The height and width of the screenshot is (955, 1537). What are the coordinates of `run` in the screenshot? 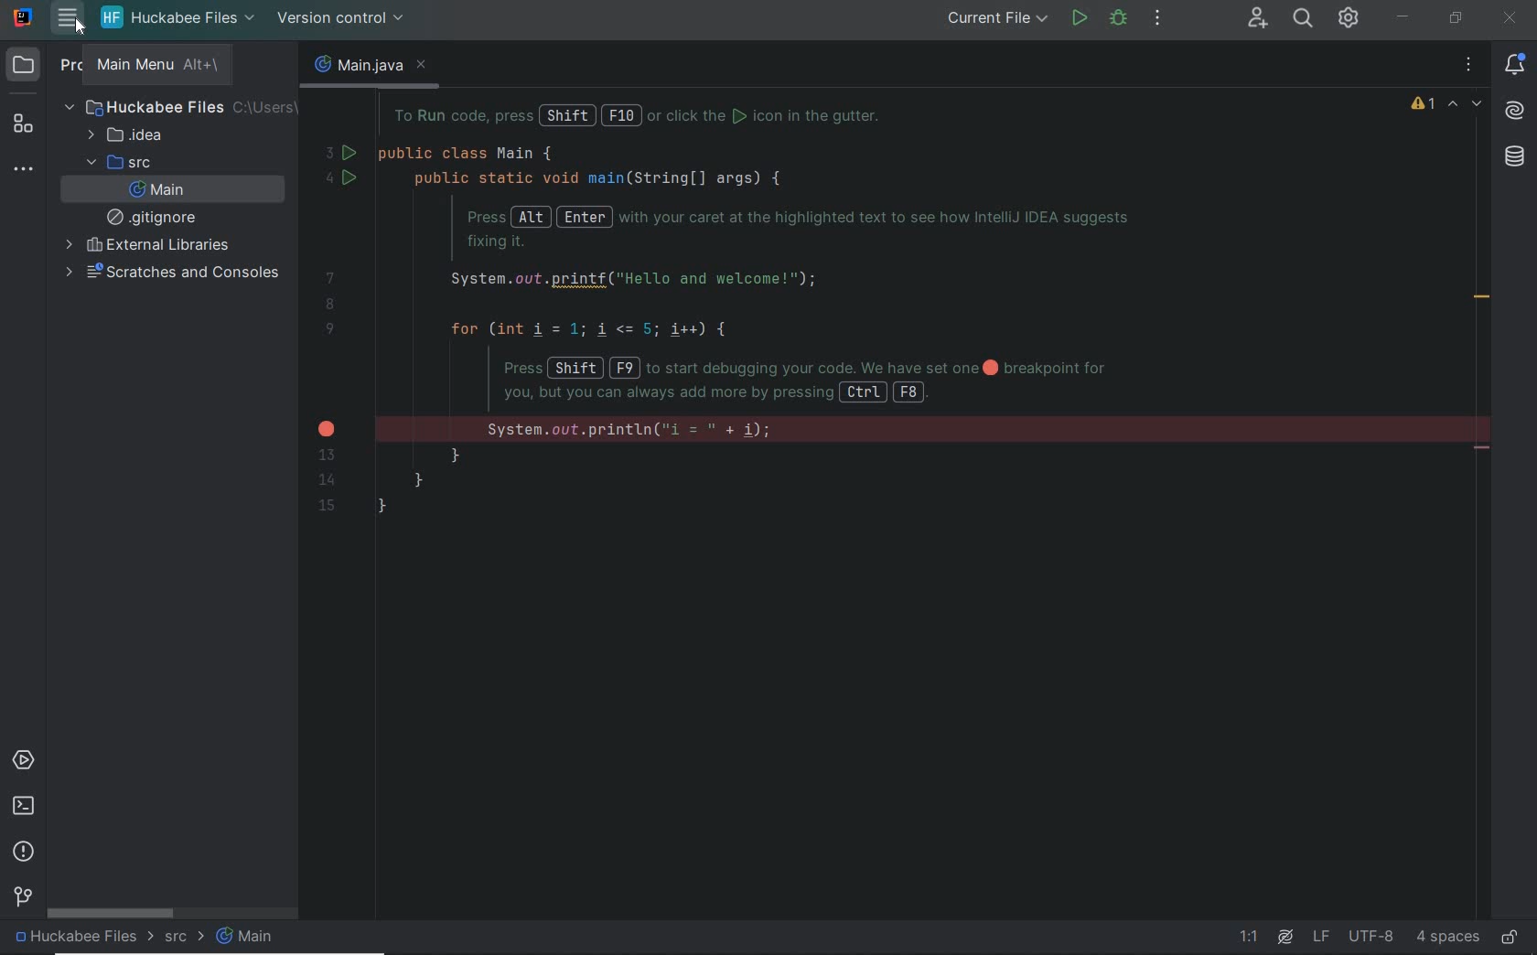 It's located at (1080, 19).